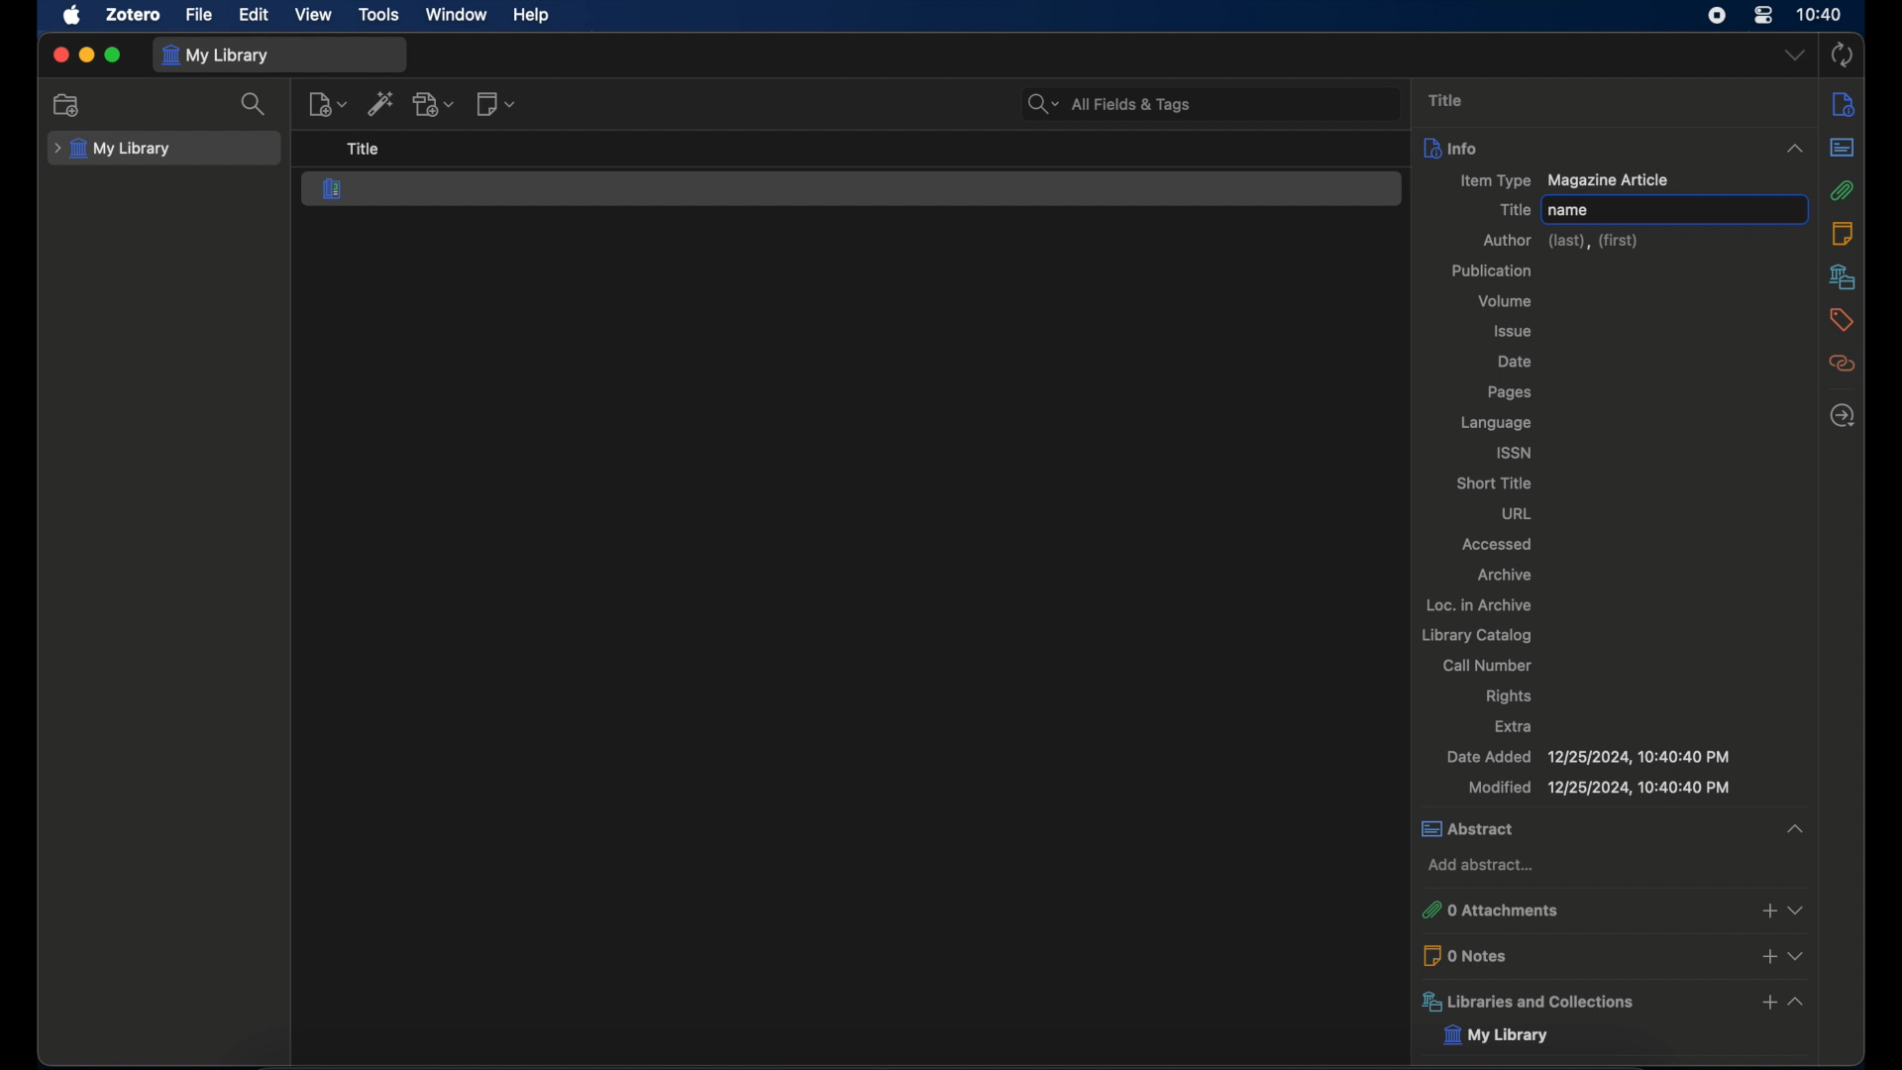 The width and height of the screenshot is (1902, 1070). I want to click on my library, so click(113, 150).